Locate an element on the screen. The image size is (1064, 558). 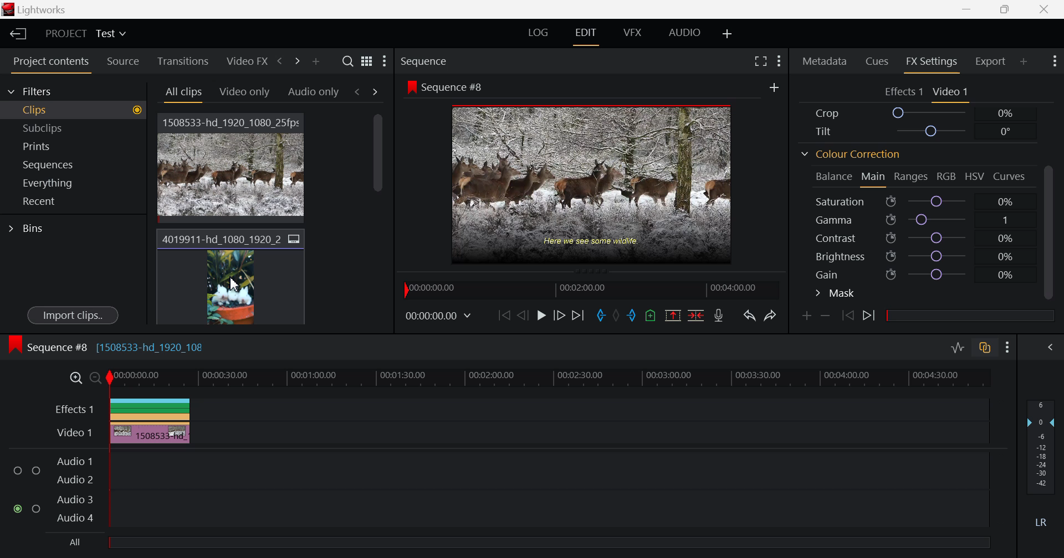
Play is located at coordinates (541, 317).